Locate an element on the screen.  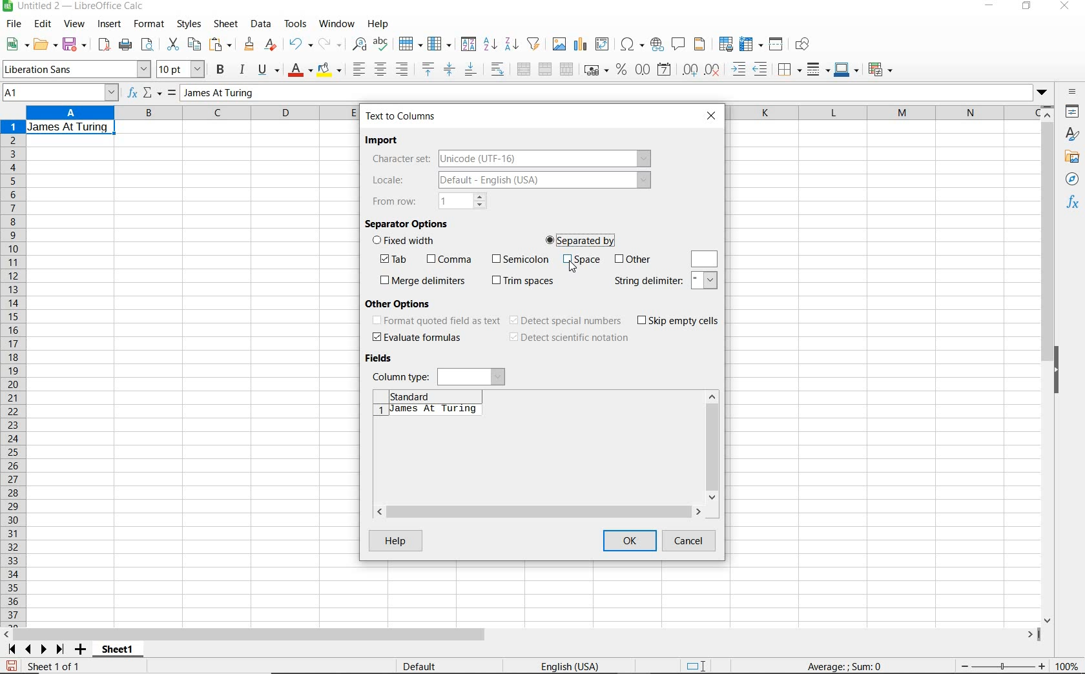
import is located at coordinates (384, 141).